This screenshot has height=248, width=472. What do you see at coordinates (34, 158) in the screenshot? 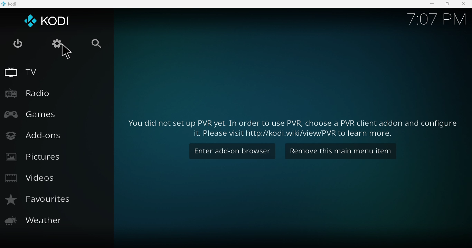
I see `Pictures` at bounding box center [34, 158].